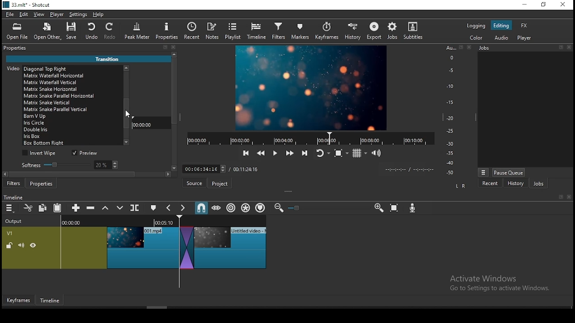 This screenshot has width=575, height=323. Describe the element at coordinates (257, 31) in the screenshot. I see `timeline` at that location.